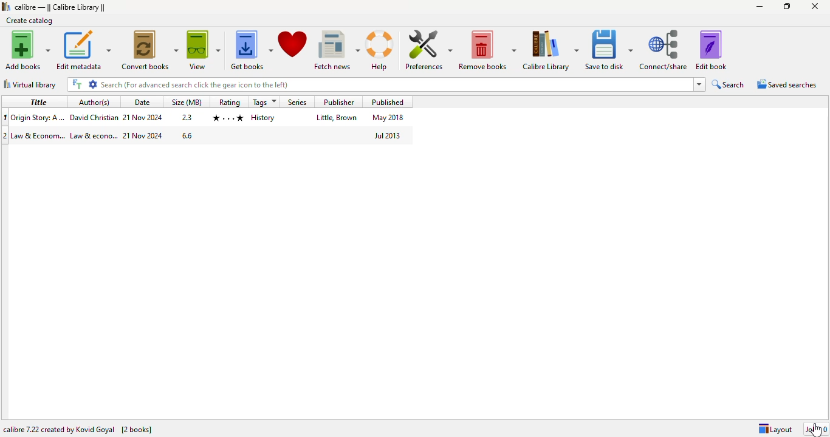 The image size is (830, 437). What do you see at coordinates (664, 50) in the screenshot?
I see `connect/share` at bounding box center [664, 50].